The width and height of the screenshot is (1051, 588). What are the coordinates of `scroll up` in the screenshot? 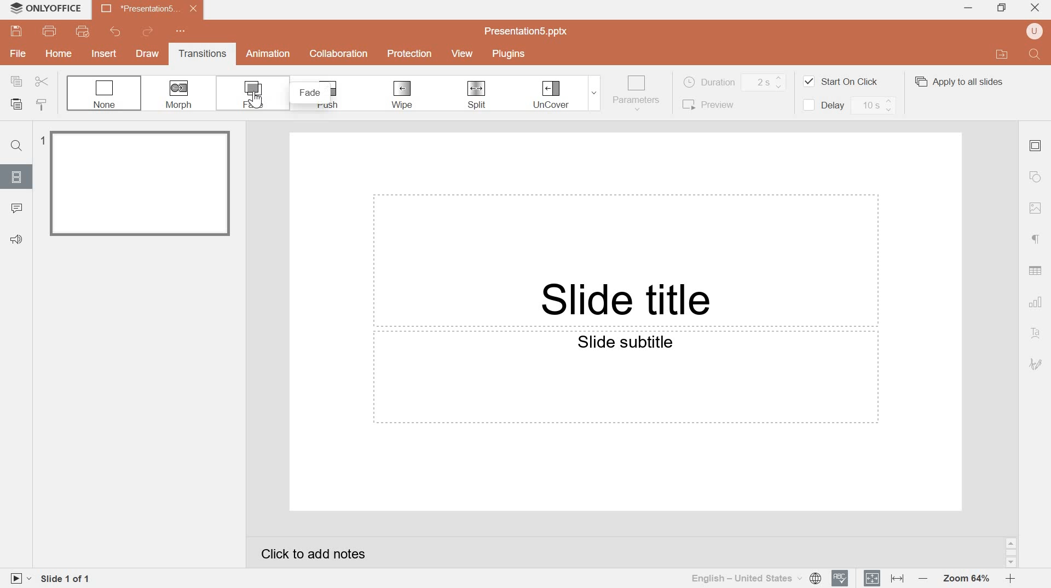 It's located at (1011, 543).